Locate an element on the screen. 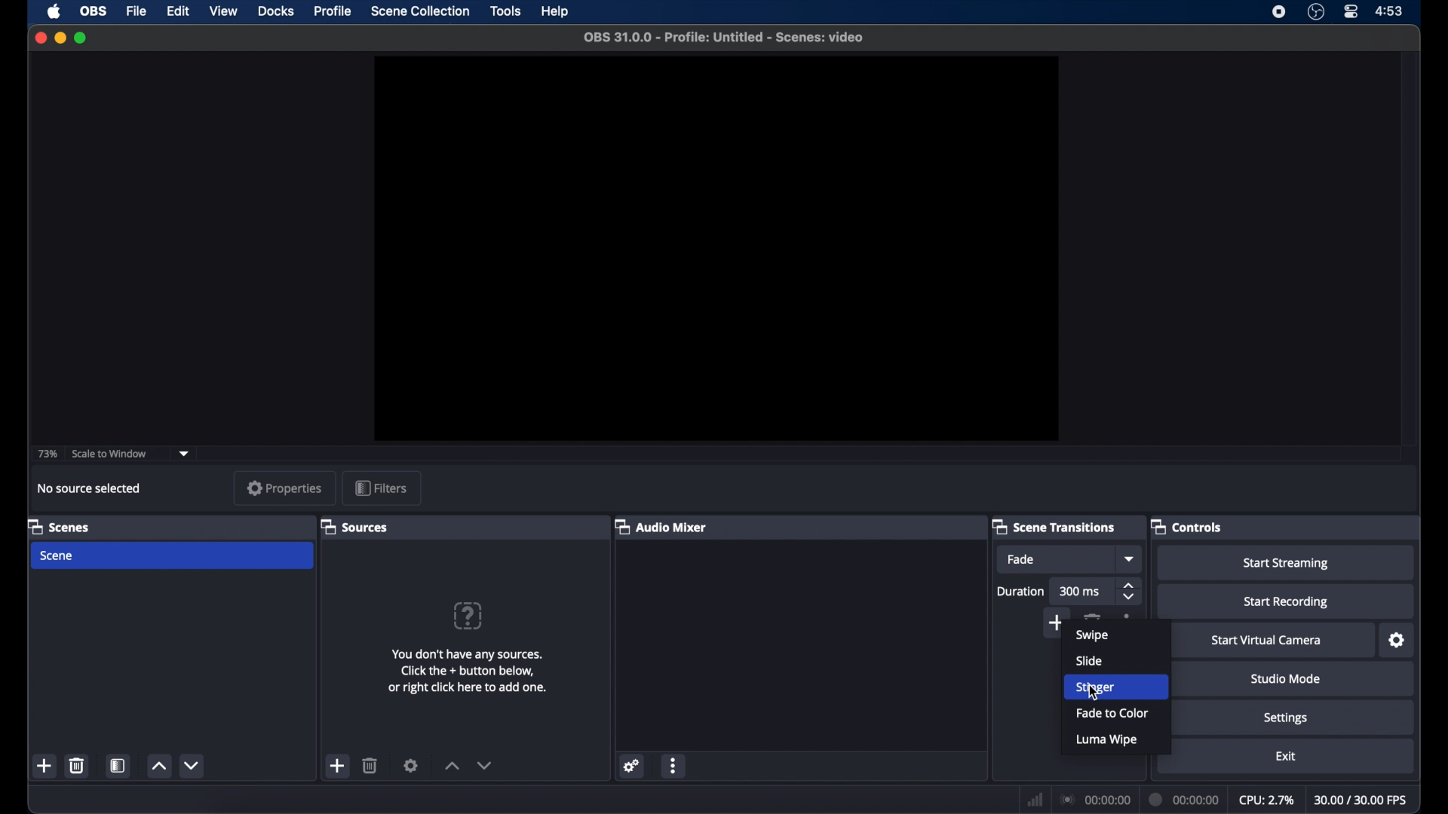 Image resolution: width=1448 pixels, height=814 pixels. fade is located at coordinates (1021, 559).